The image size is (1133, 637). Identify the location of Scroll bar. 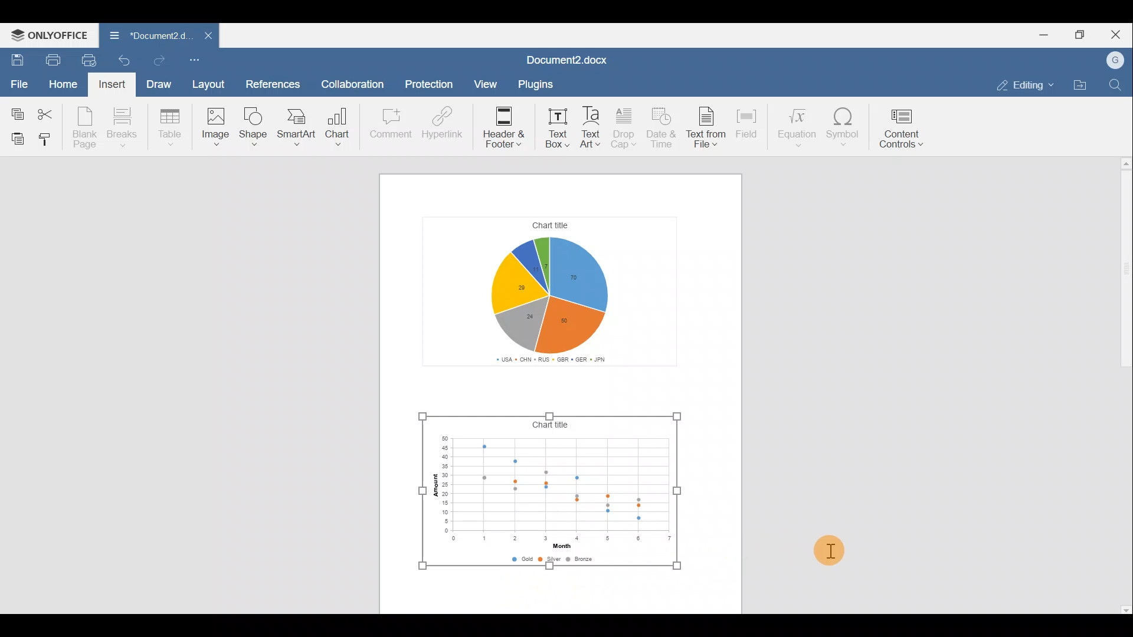
(1119, 387).